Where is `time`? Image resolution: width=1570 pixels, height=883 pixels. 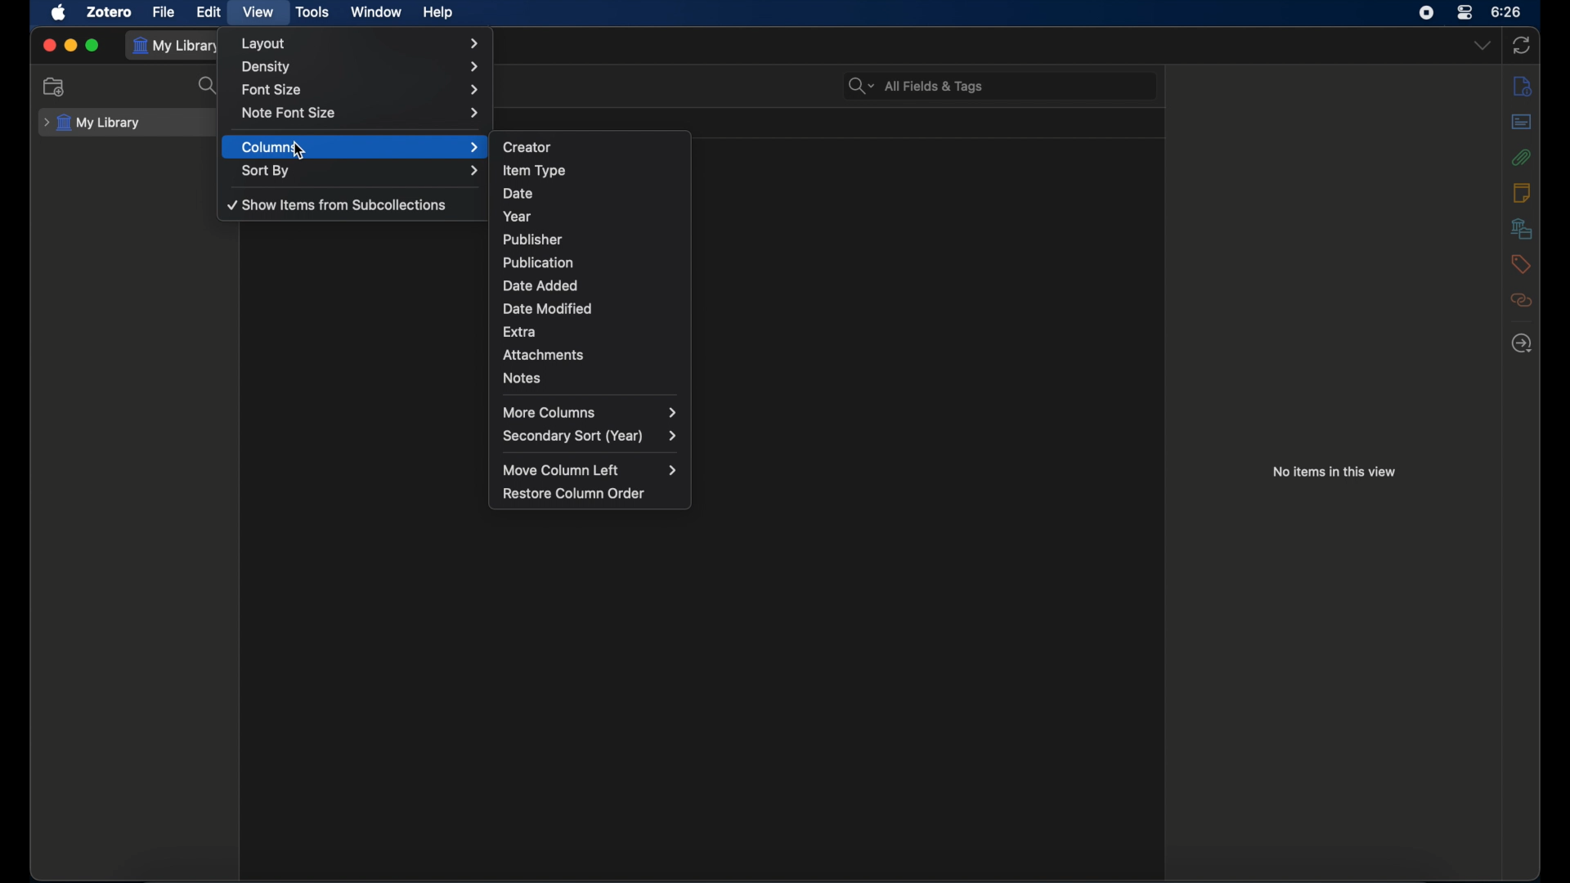 time is located at coordinates (1507, 11).